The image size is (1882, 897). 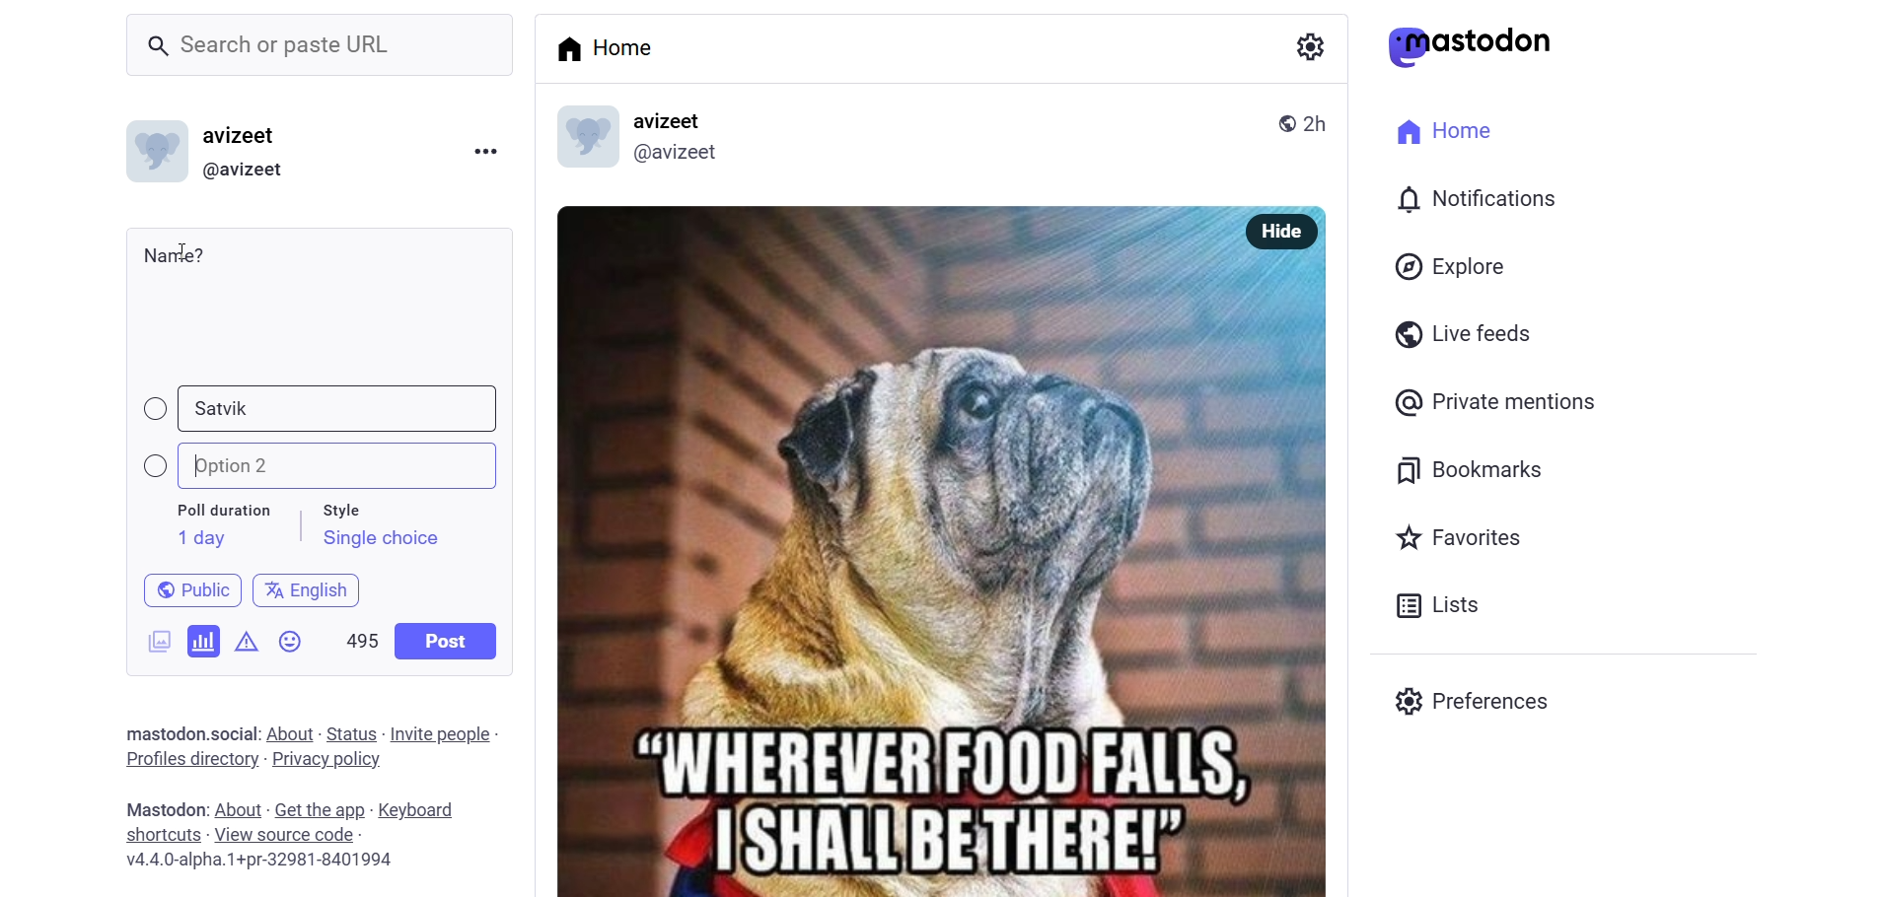 What do you see at coordinates (161, 808) in the screenshot?
I see `mastodon` at bounding box center [161, 808].